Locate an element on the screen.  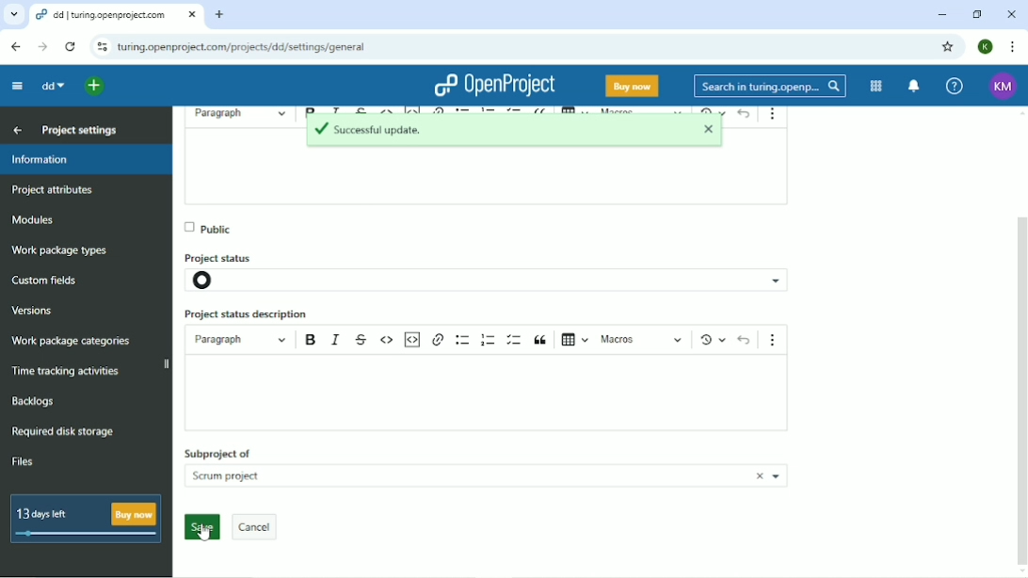
Project attributes is located at coordinates (54, 192).